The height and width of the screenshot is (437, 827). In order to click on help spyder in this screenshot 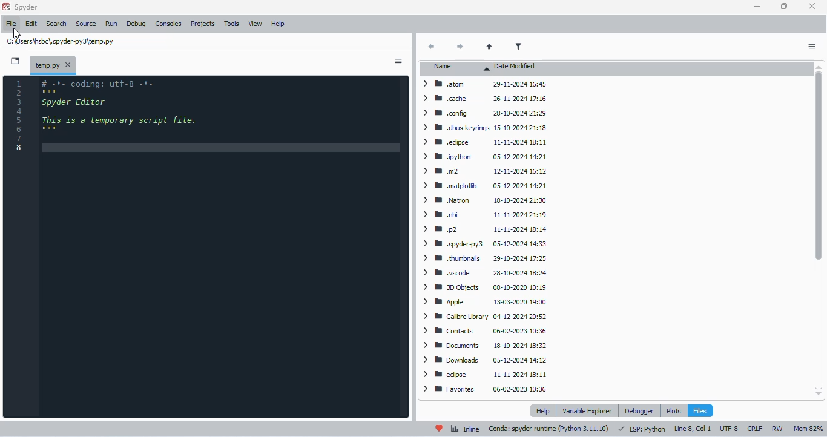, I will do `click(440, 429)`.